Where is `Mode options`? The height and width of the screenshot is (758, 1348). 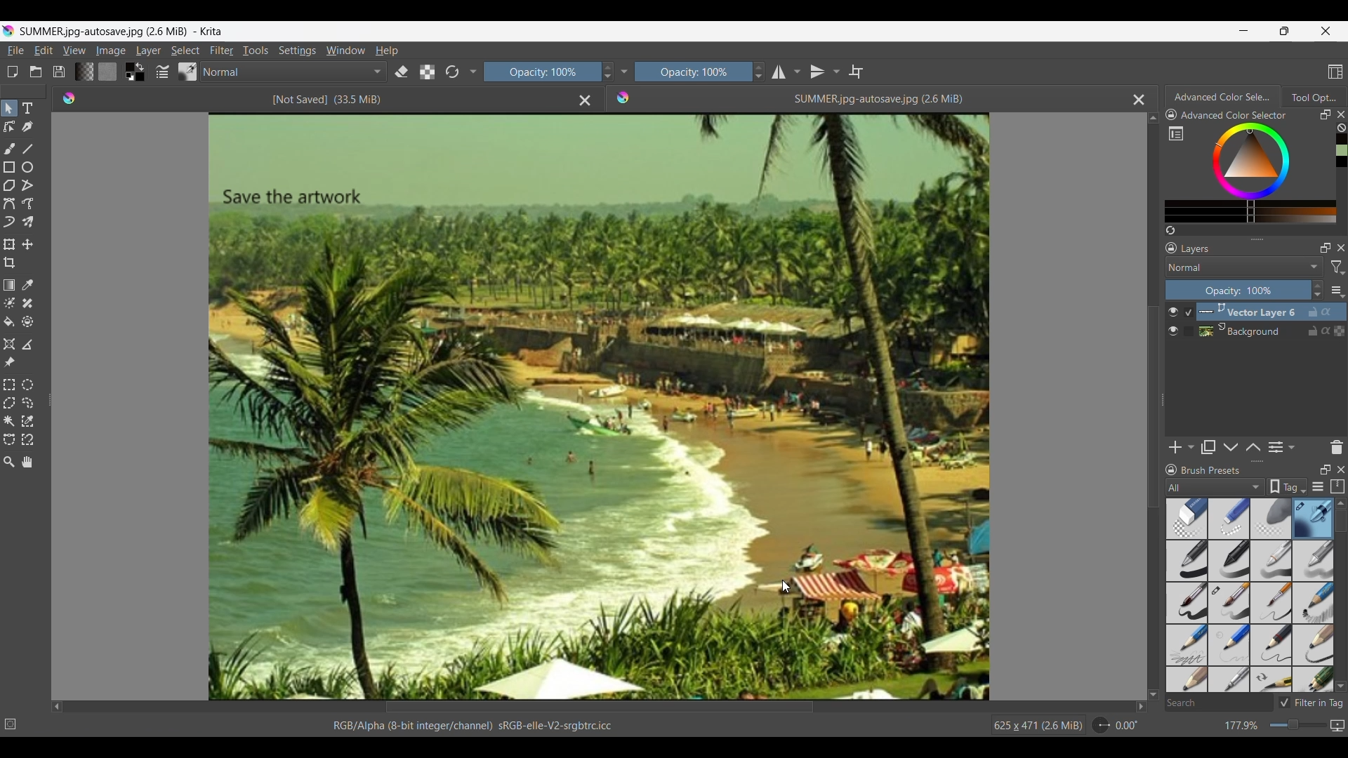 Mode options is located at coordinates (294, 72).